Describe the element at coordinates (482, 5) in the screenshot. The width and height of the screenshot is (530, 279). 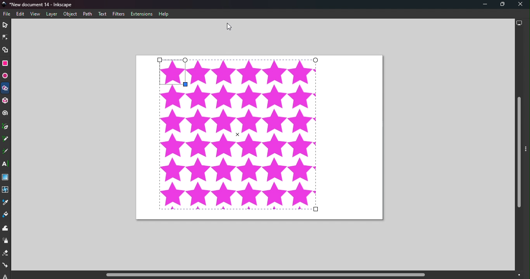
I see `Minimize ` at that location.